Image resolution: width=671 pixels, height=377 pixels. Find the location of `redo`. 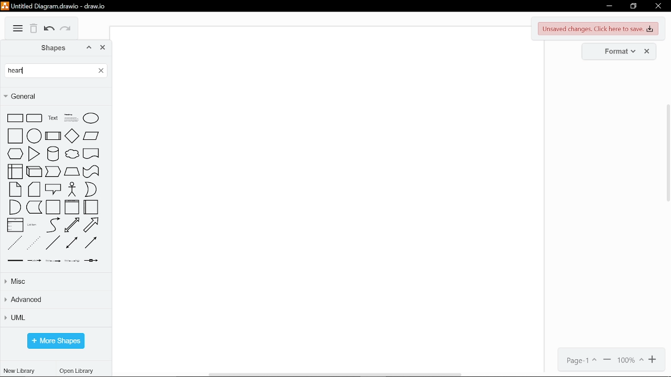

redo is located at coordinates (67, 30).